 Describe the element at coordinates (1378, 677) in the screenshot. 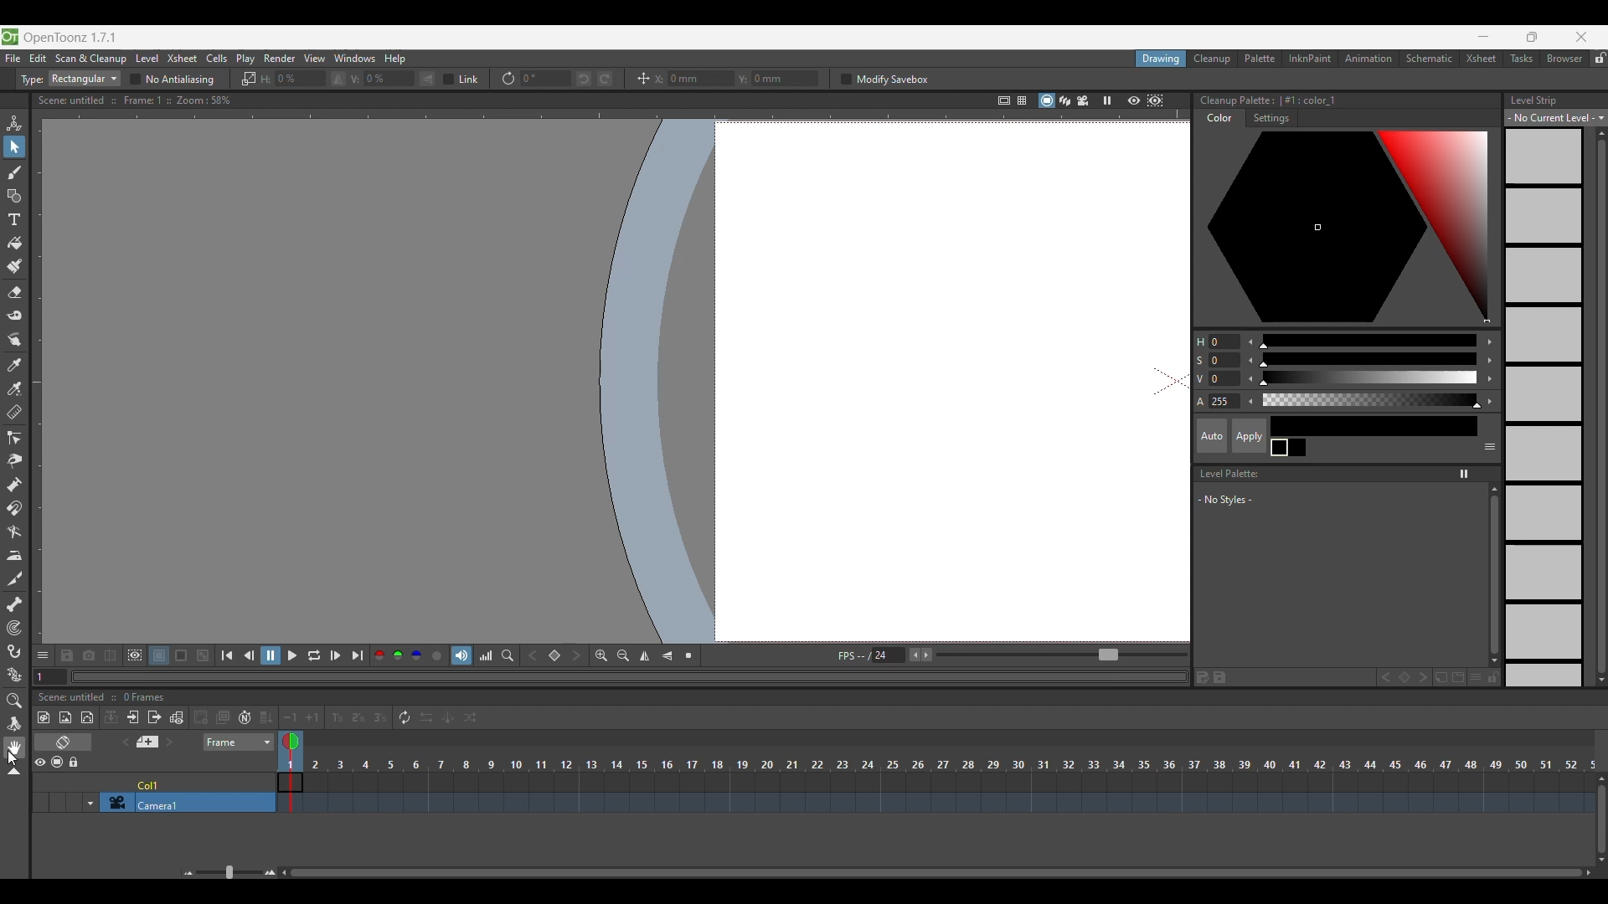

I see `Previous key` at that location.